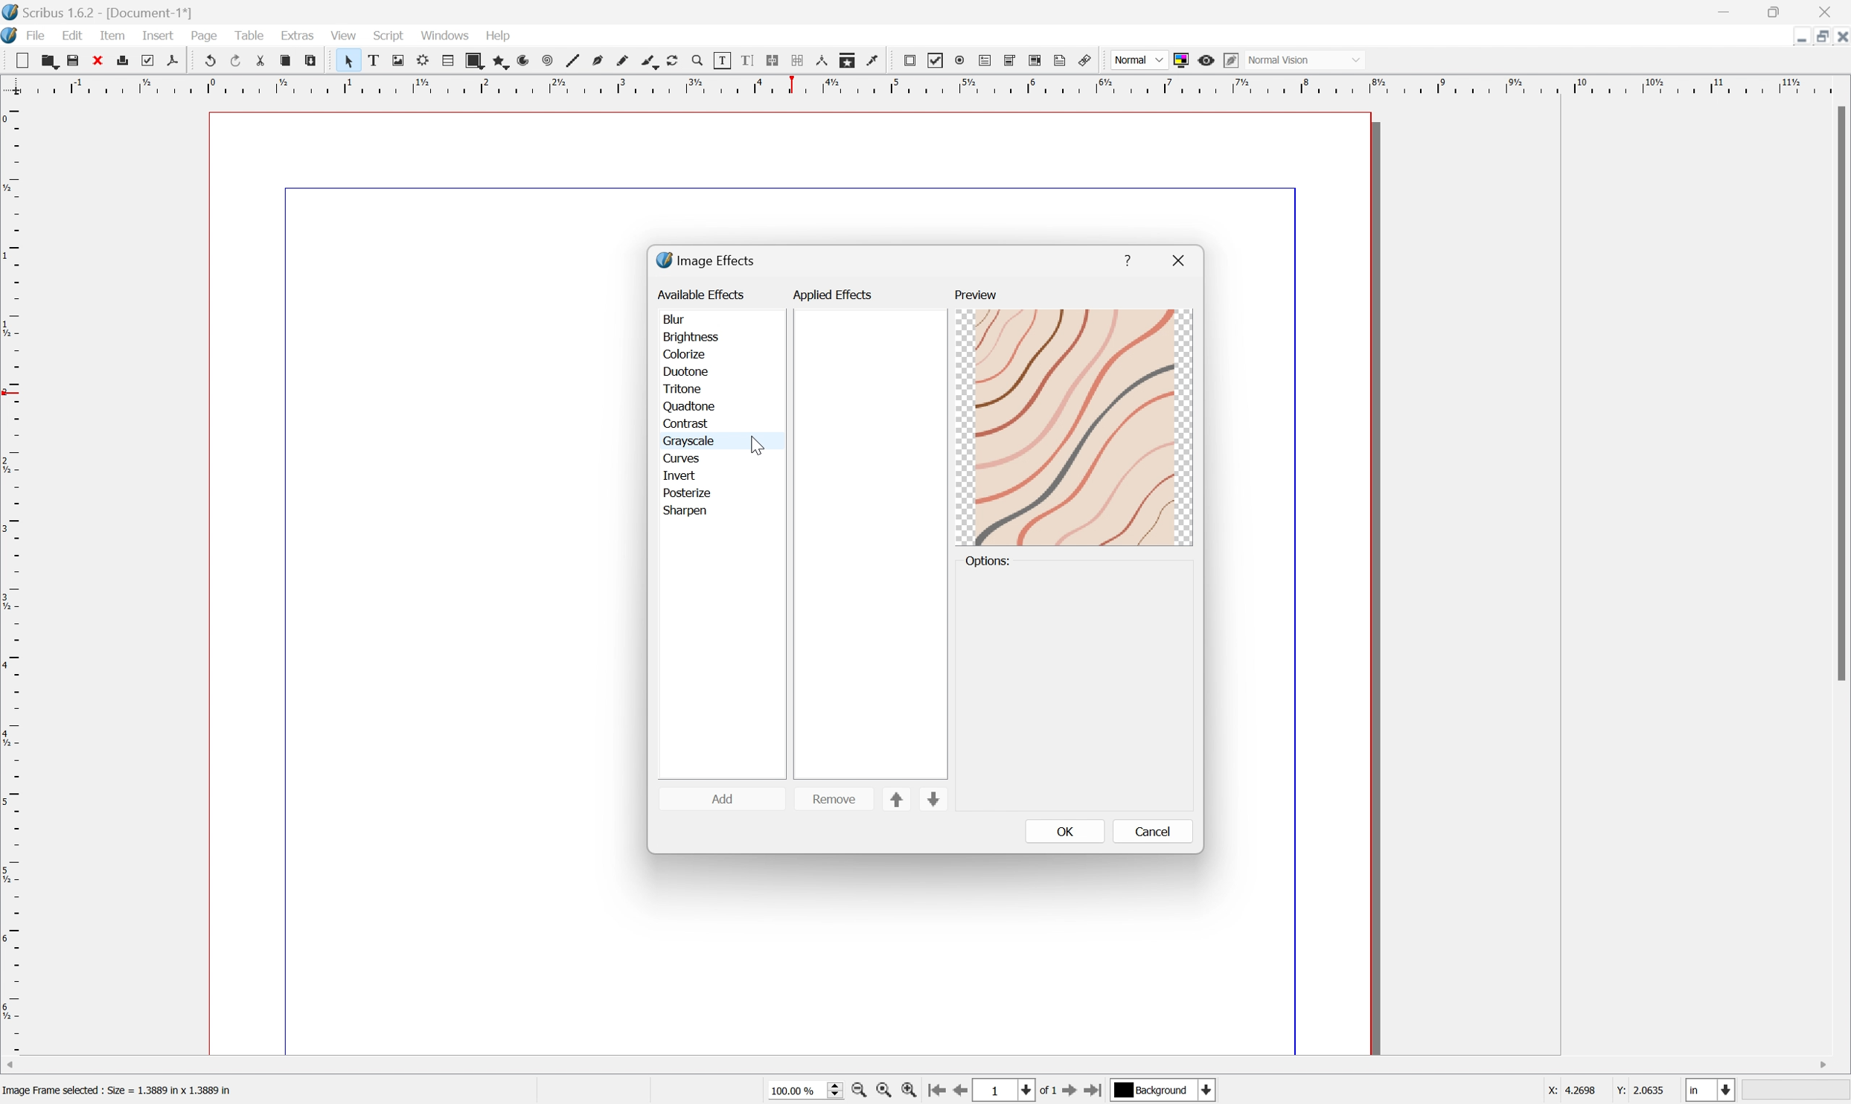 The width and height of the screenshot is (1851, 1104). I want to click on Windows, so click(446, 34).